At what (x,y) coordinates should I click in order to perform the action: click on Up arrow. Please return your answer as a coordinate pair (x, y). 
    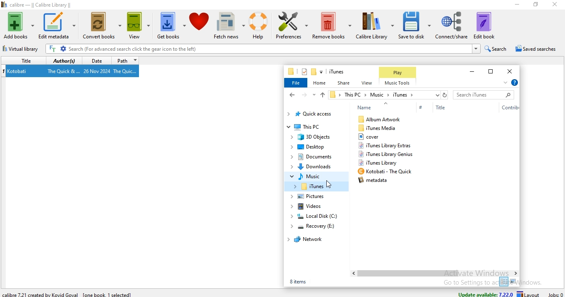
    Looking at the image, I should click on (387, 104).